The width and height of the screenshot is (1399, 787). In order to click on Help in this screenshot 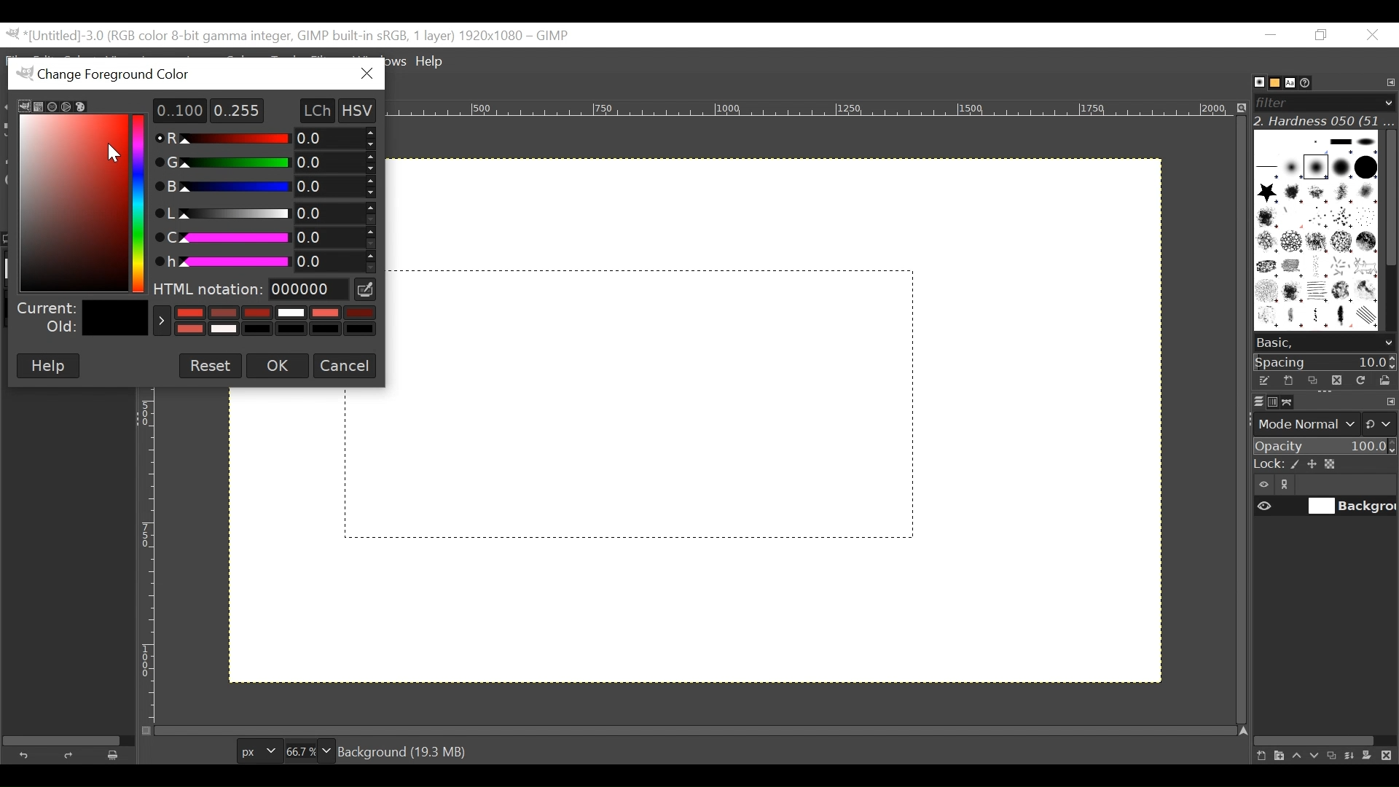, I will do `click(432, 63)`.